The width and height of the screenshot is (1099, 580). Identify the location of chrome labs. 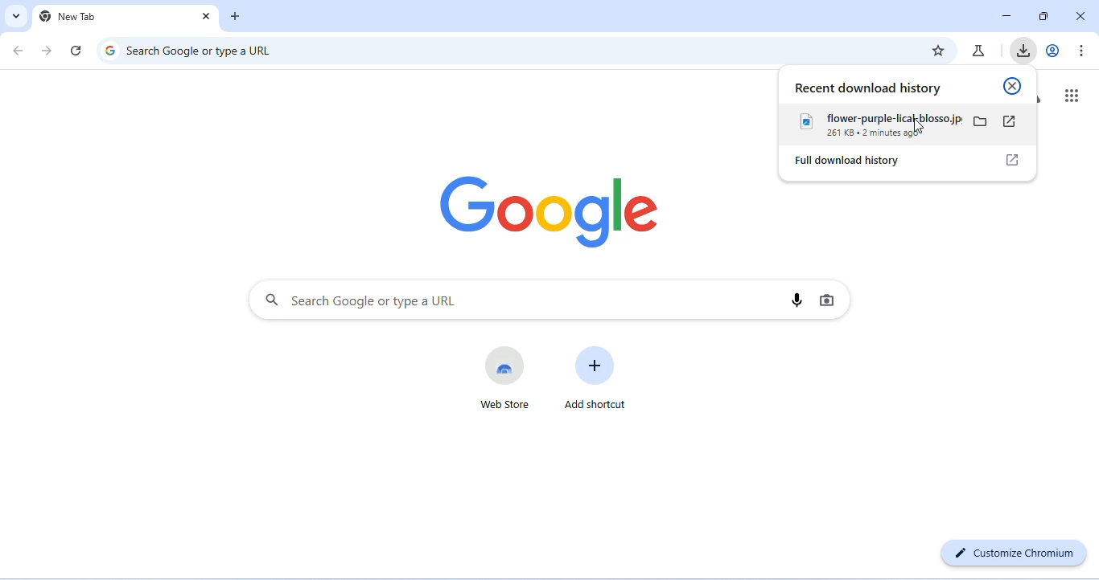
(979, 50).